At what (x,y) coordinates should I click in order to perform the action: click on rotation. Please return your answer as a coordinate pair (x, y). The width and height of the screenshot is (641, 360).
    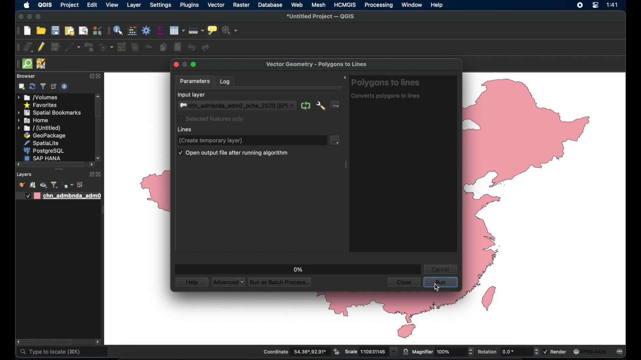
    Looking at the image, I should click on (508, 351).